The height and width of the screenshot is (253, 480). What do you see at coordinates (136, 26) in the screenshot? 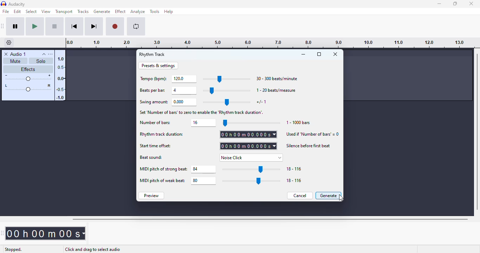
I see `enable looping` at bounding box center [136, 26].